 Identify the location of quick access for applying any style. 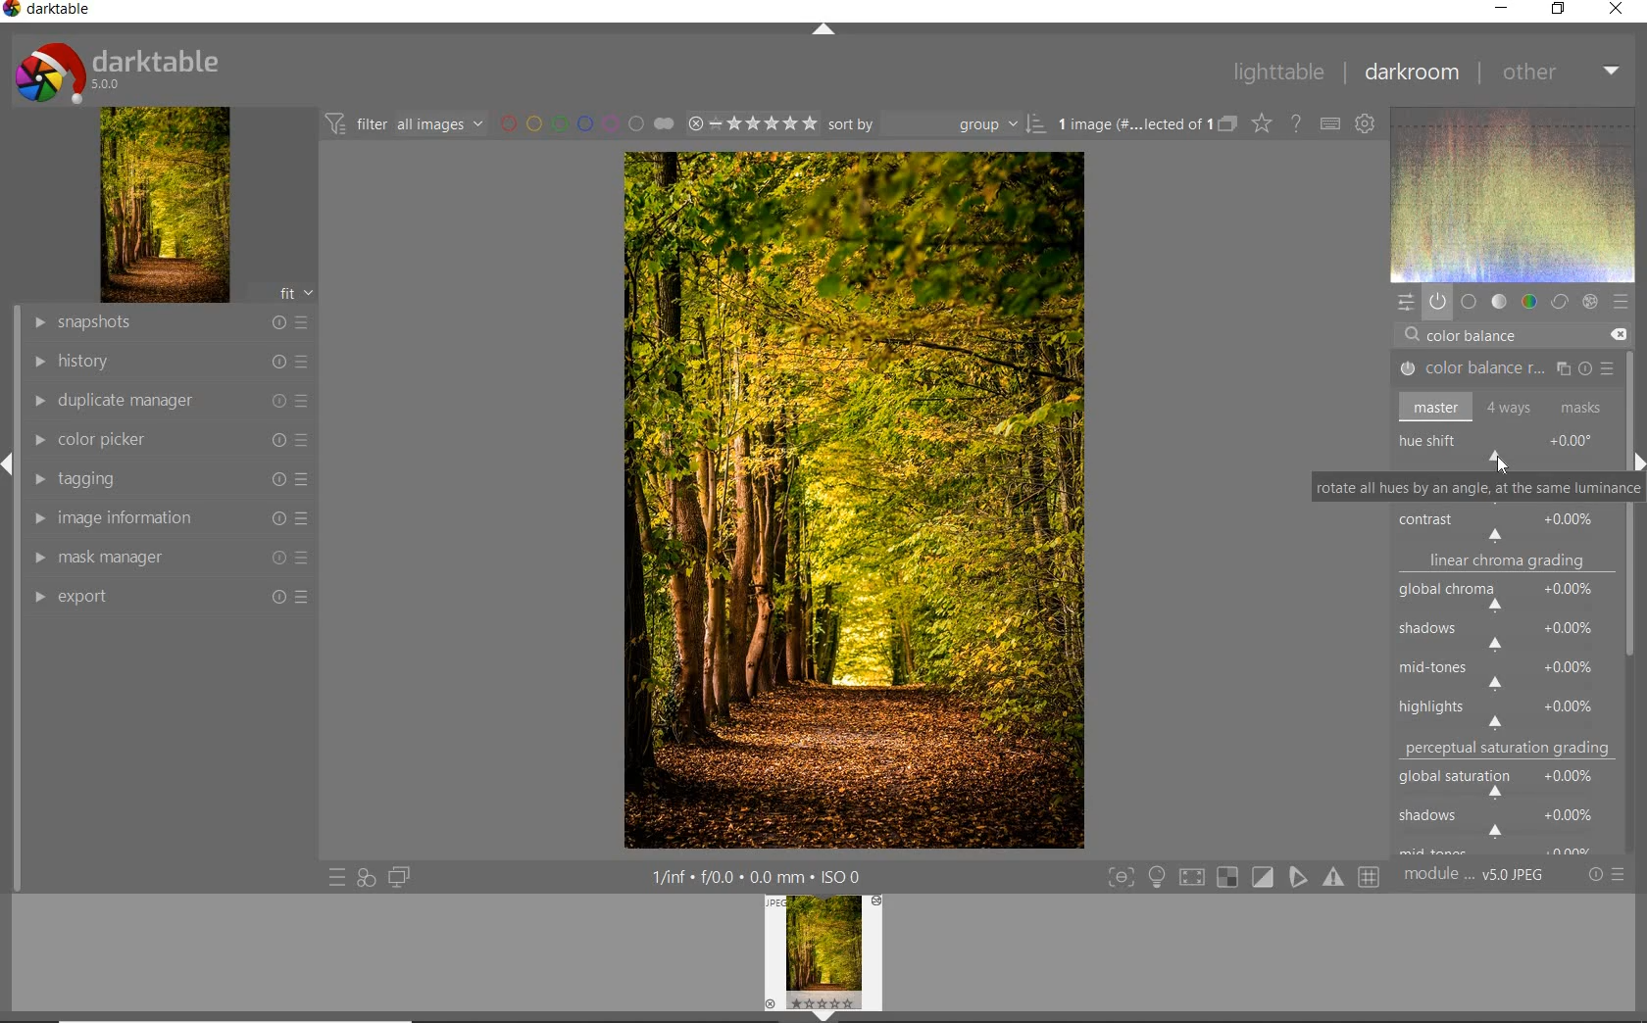
(367, 878).